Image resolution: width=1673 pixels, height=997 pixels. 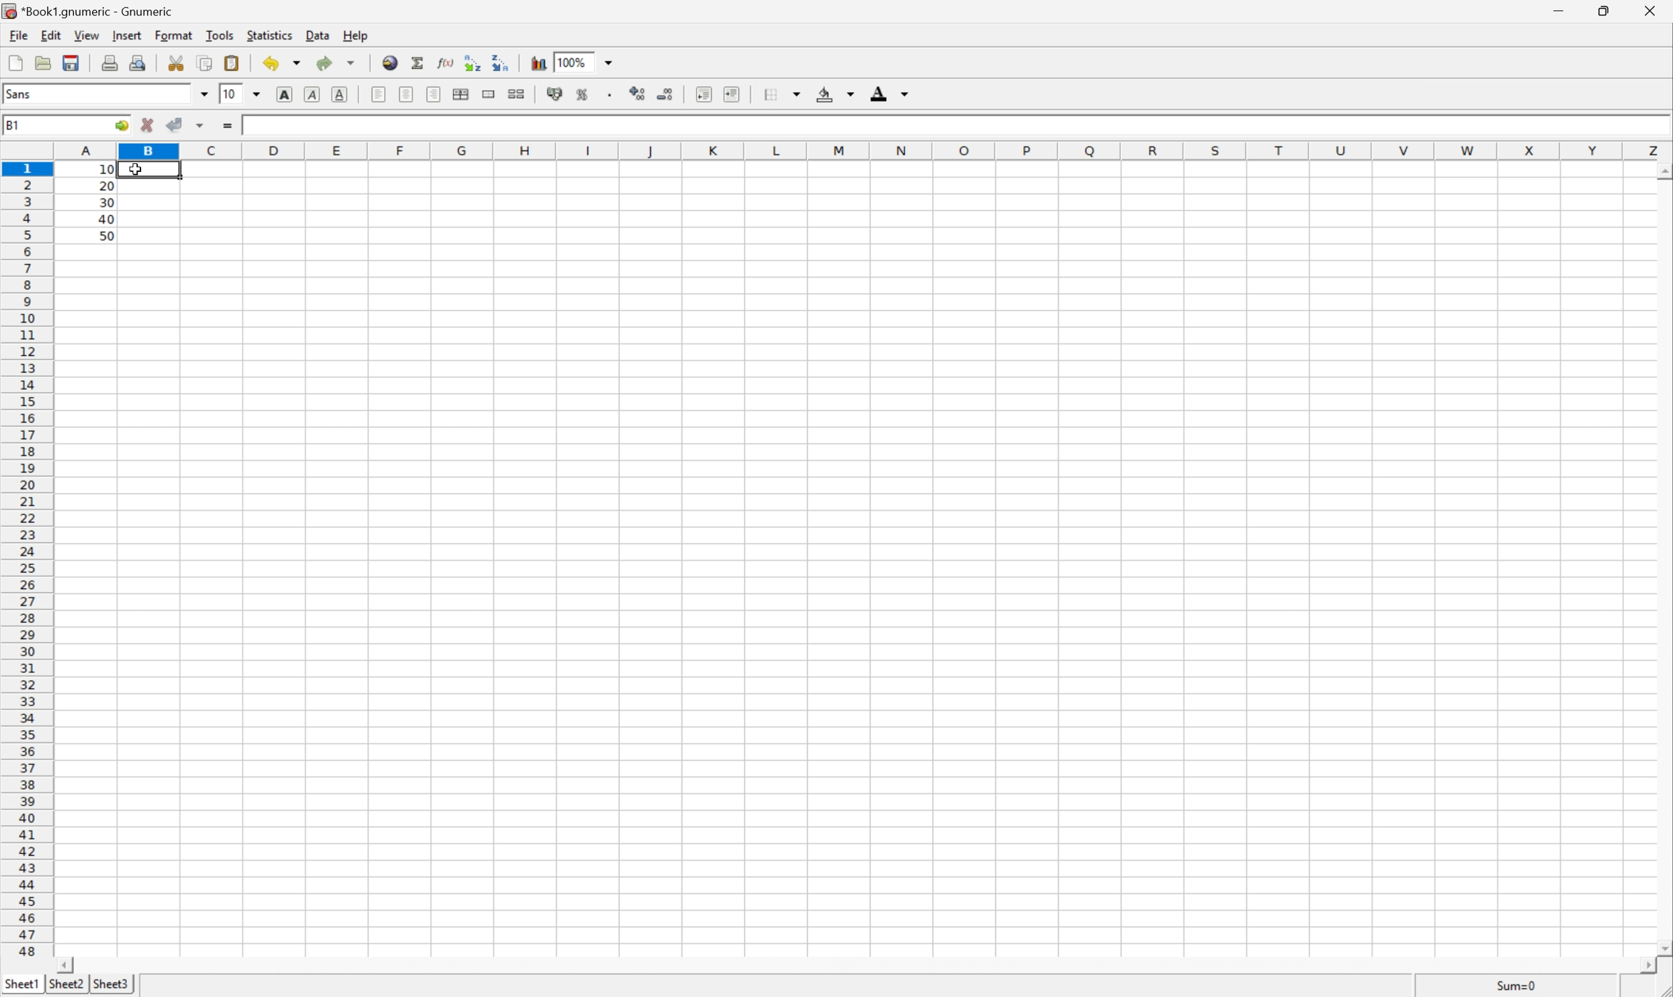 What do you see at coordinates (1643, 966) in the screenshot?
I see `Scroll Right` at bounding box center [1643, 966].